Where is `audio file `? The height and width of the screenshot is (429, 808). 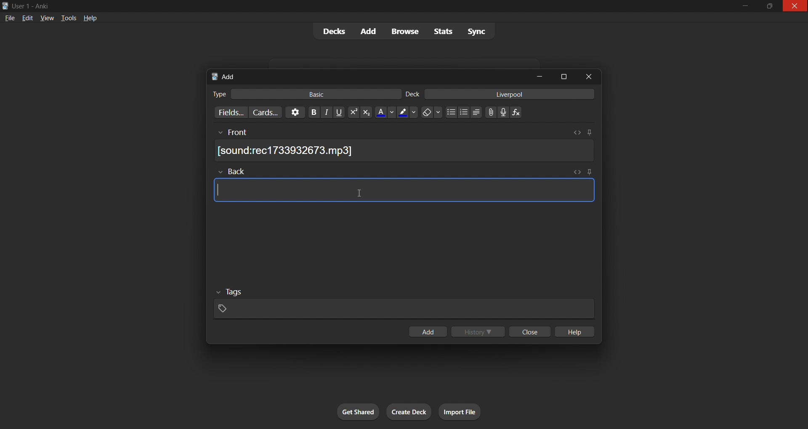 audio file  is located at coordinates (407, 151).